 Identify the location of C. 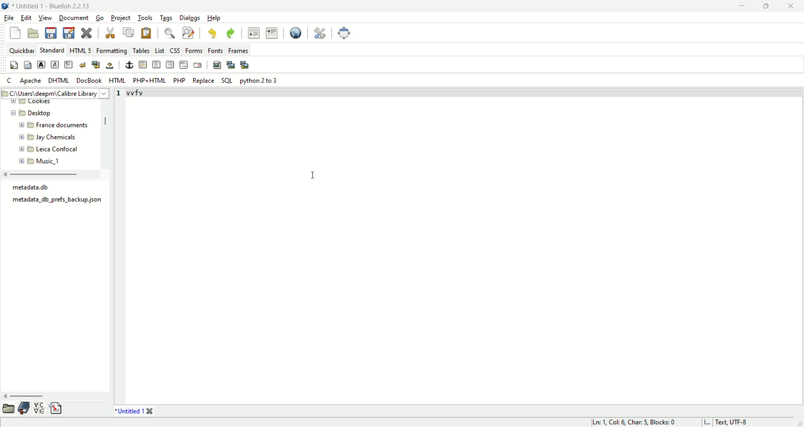
(10, 80).